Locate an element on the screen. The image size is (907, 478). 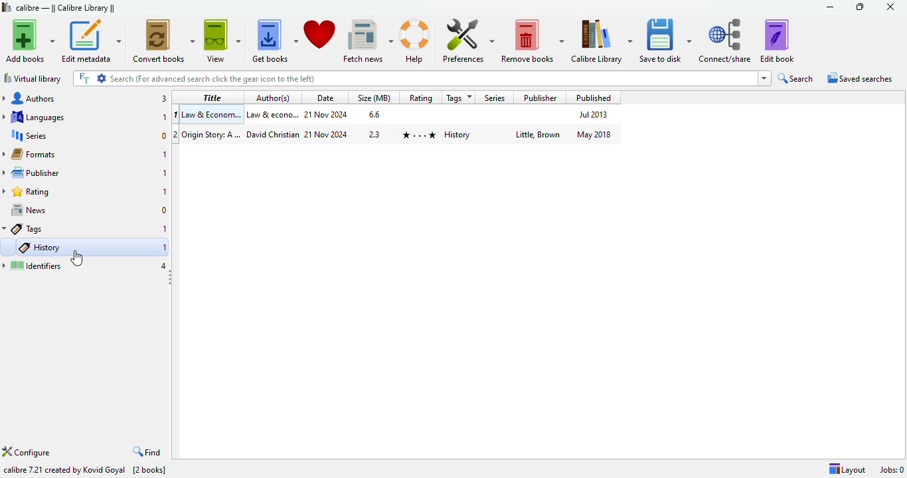
rating is located at coordinates (27, 192).